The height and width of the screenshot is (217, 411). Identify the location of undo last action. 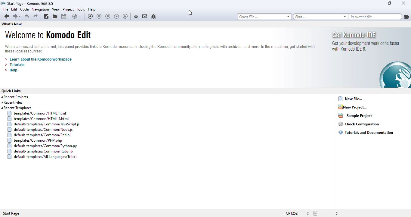
(27, 16).